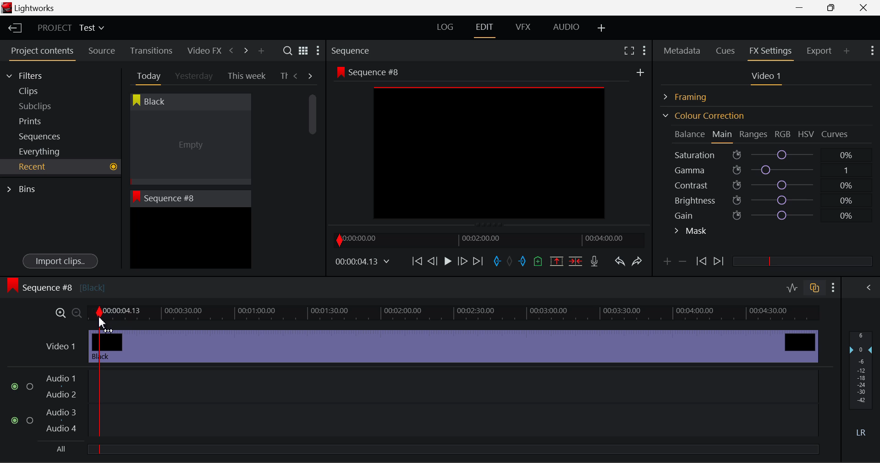 Image resolution: width=880 pixels, height=463 pixels. I want to click on Today Tab Open, so click(147, 76).